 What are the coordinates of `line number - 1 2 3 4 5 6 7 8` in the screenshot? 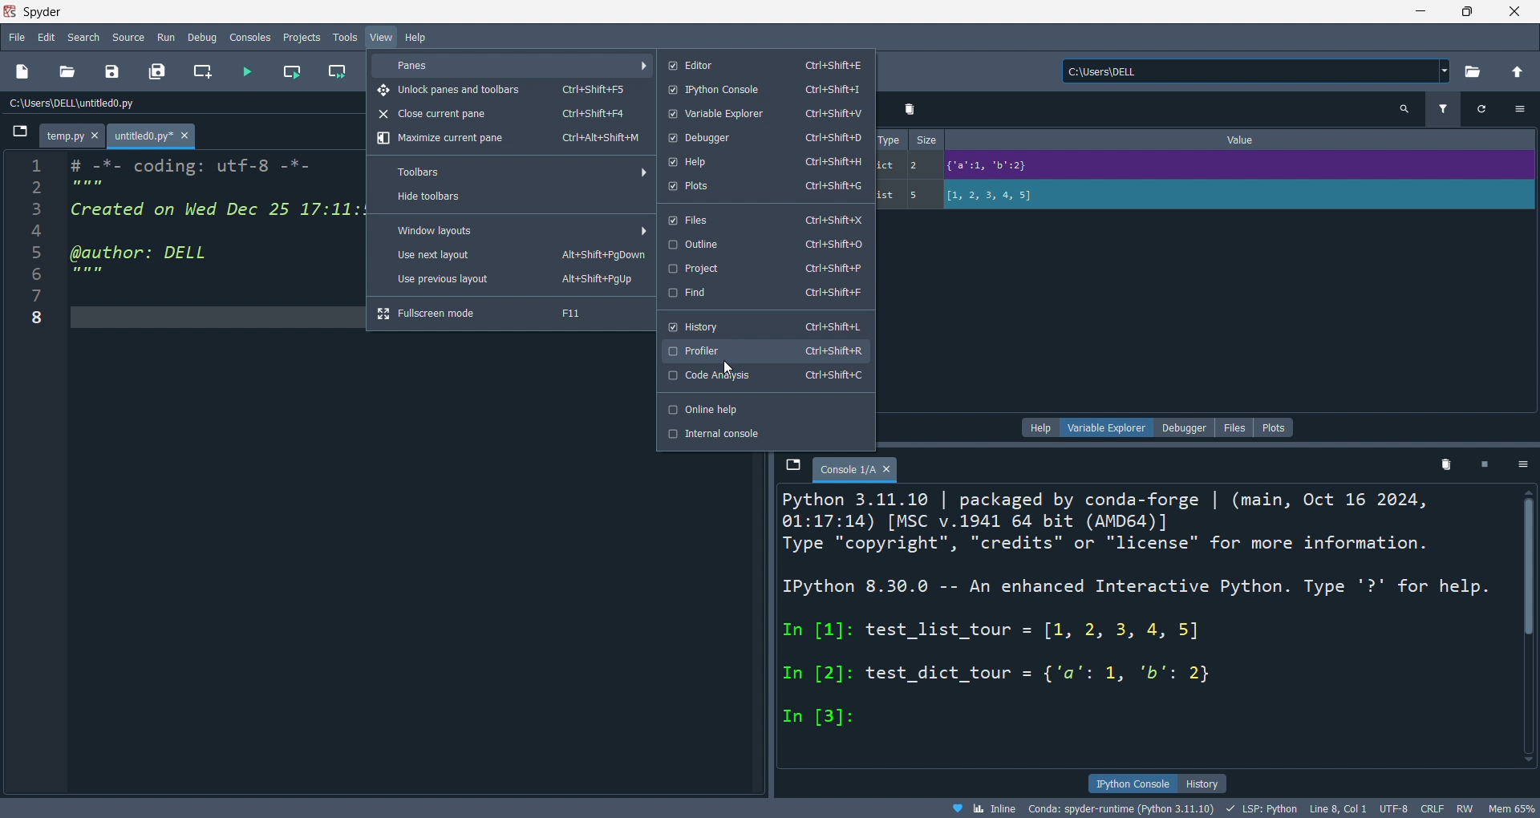 It's located at (35, 474).